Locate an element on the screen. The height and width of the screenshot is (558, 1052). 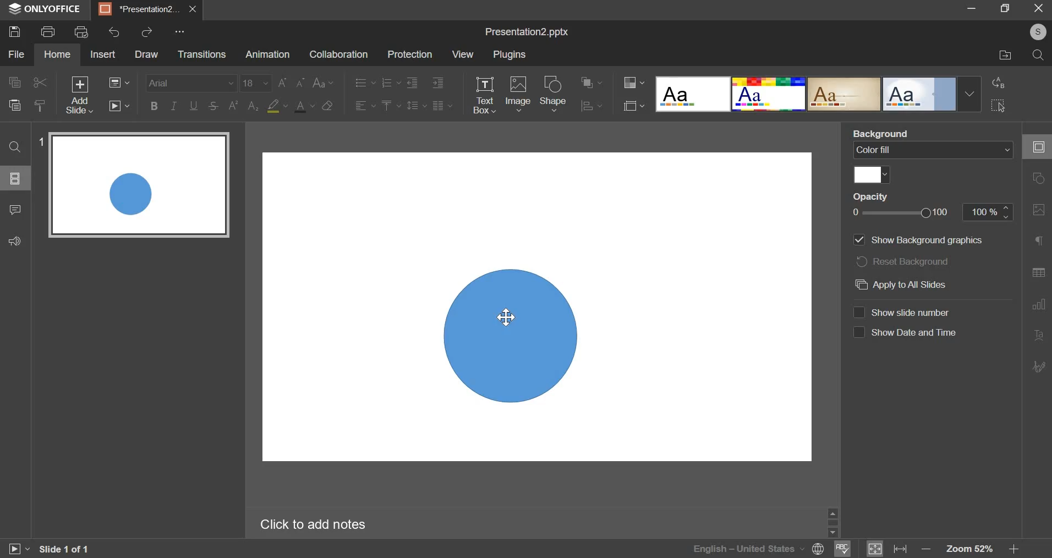
bullets is located at coordinates (365, 82).